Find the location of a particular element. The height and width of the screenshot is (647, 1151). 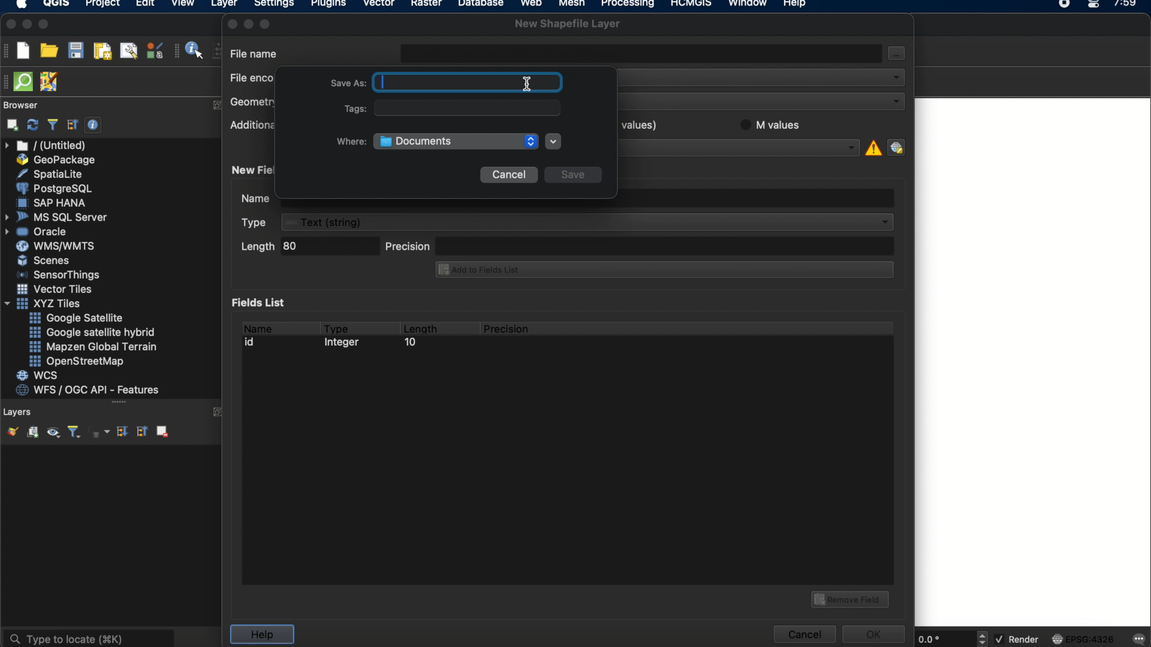

apple logo is located at coordinates (20, 5).